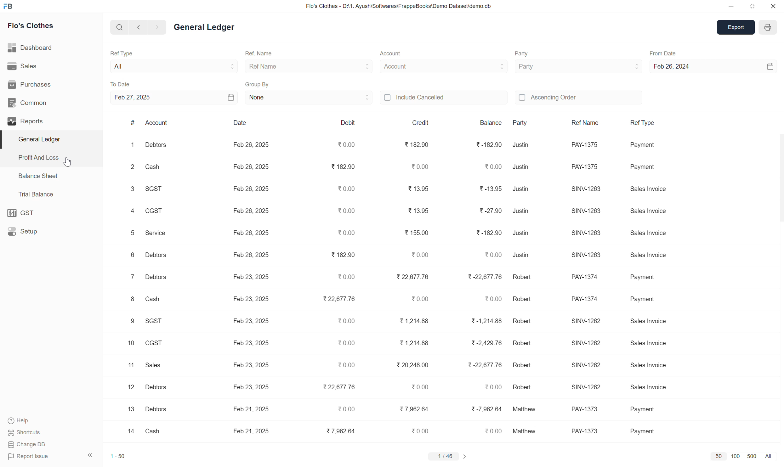  What do you see at coordinates (128, 255) in the screenshot?
I see `6` at bounding box center [128, 255].